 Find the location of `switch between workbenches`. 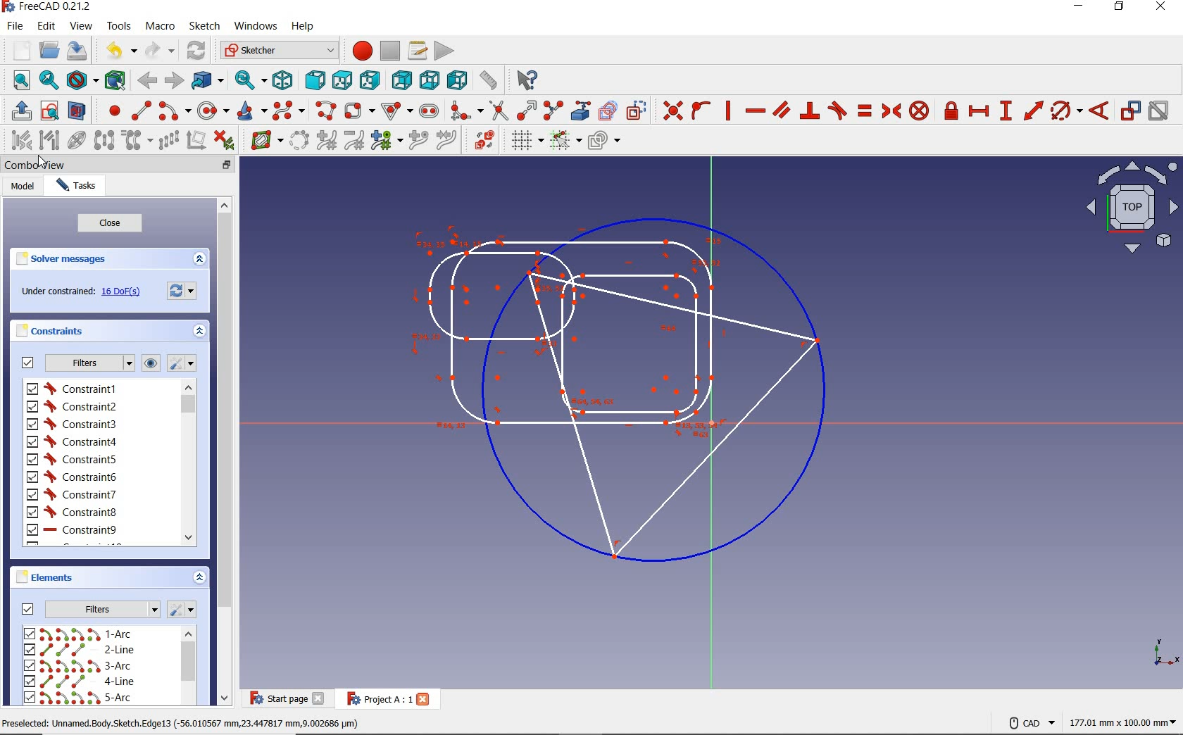

switch between workbenches is located at coordinates (275, 51).